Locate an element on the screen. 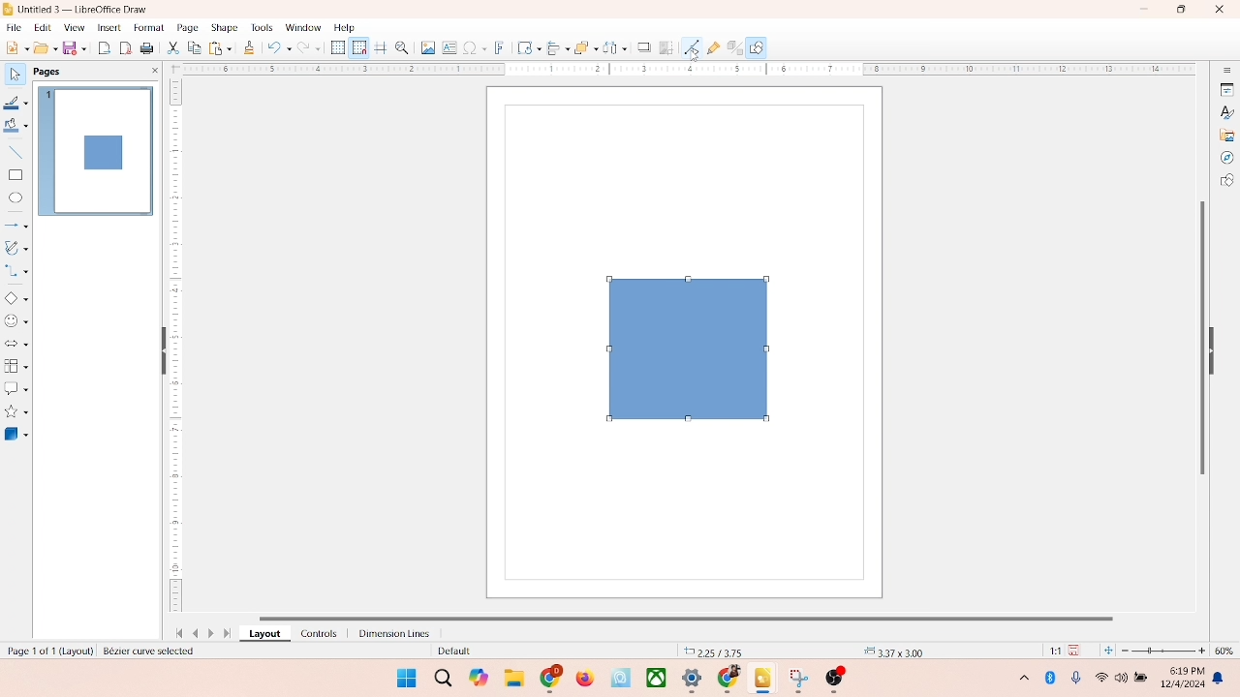 The image size is (1240, 697). insert is located at coordinates (108, 27).